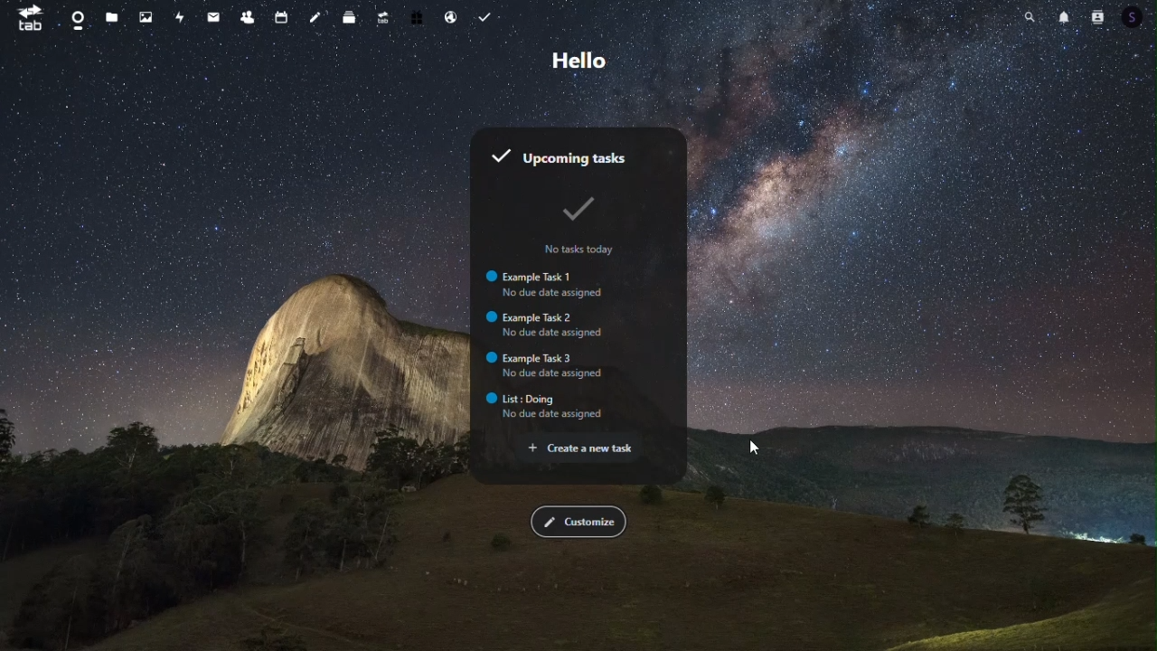  Describe the element at coordinates (413, 15) in the screenshot. I see `free trail` at that location.